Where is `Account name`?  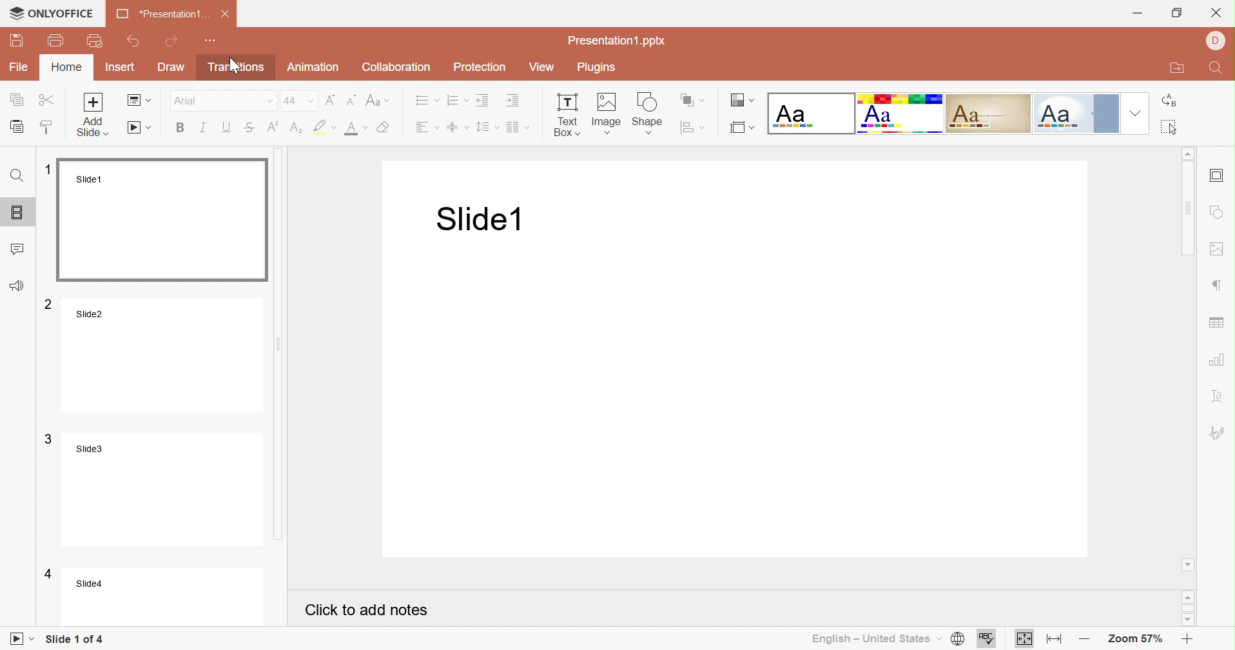
Account name is located at coordinates (1216, 41).